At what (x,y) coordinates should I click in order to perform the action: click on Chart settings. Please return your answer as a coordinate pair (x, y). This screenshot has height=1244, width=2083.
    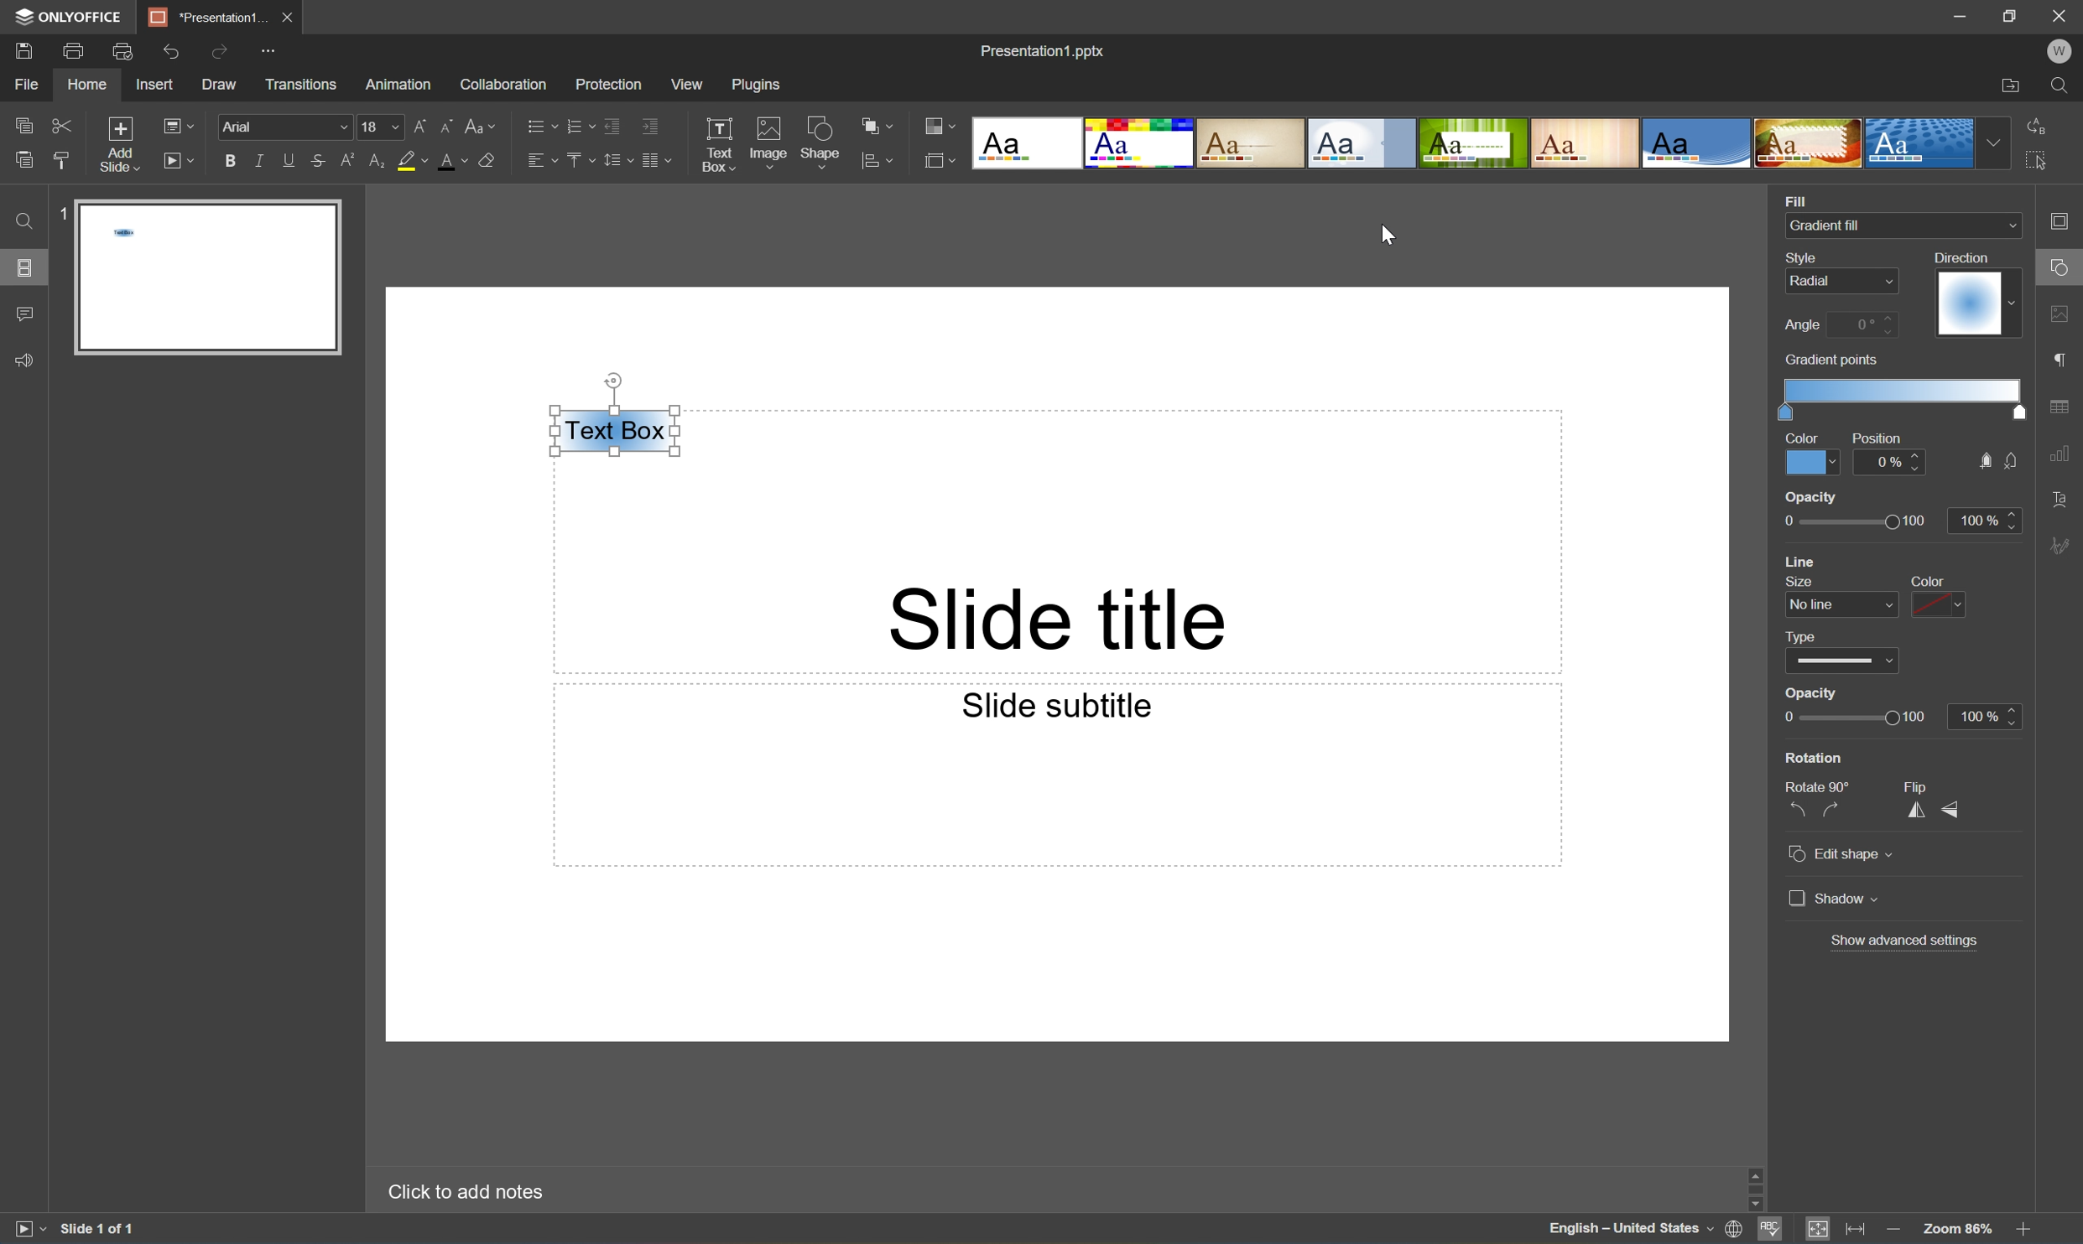
    Looking at the image, I should click on (2066, 459).